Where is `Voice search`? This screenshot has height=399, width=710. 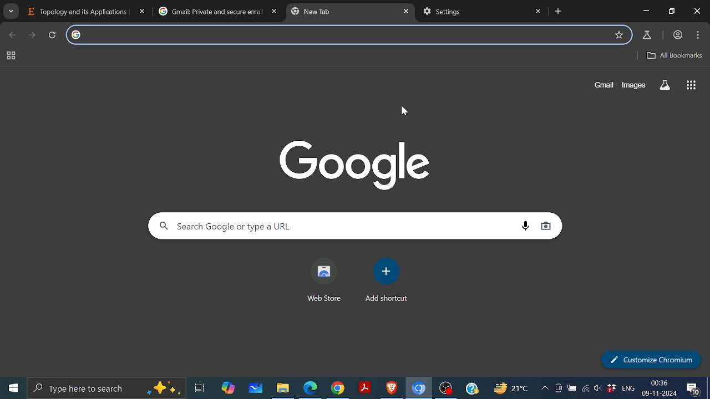 Voice search is located at coordinates (524, 227).